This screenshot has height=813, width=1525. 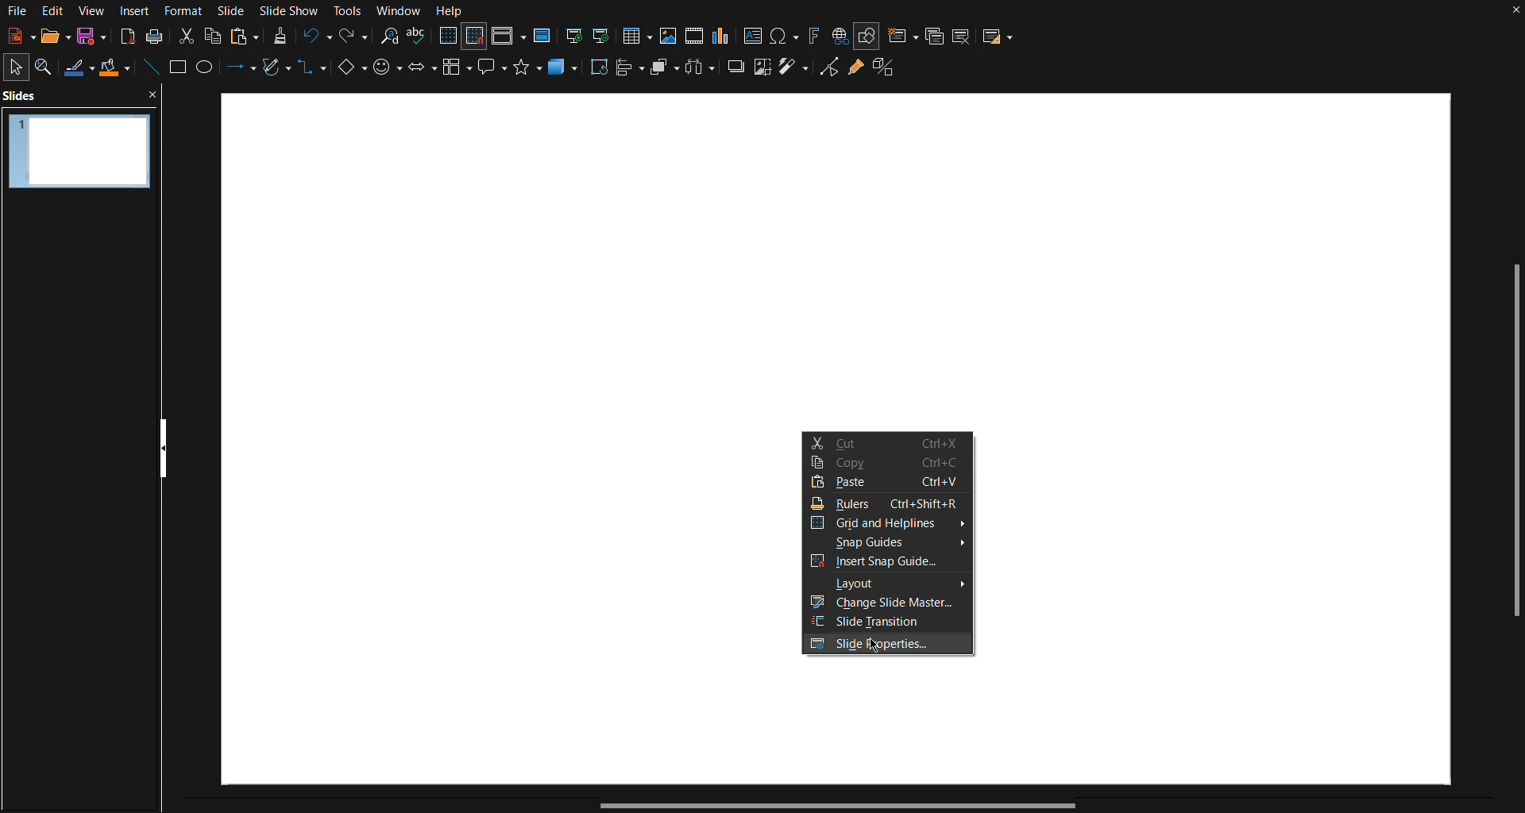 I want to click on Change Slide Master, so click(x=889, y=604).